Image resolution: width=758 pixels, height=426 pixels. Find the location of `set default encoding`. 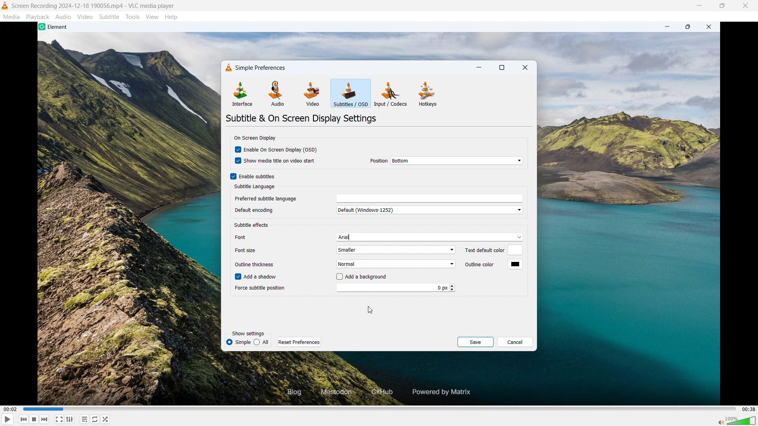

set default encoding is located at coordinates (428, 209).